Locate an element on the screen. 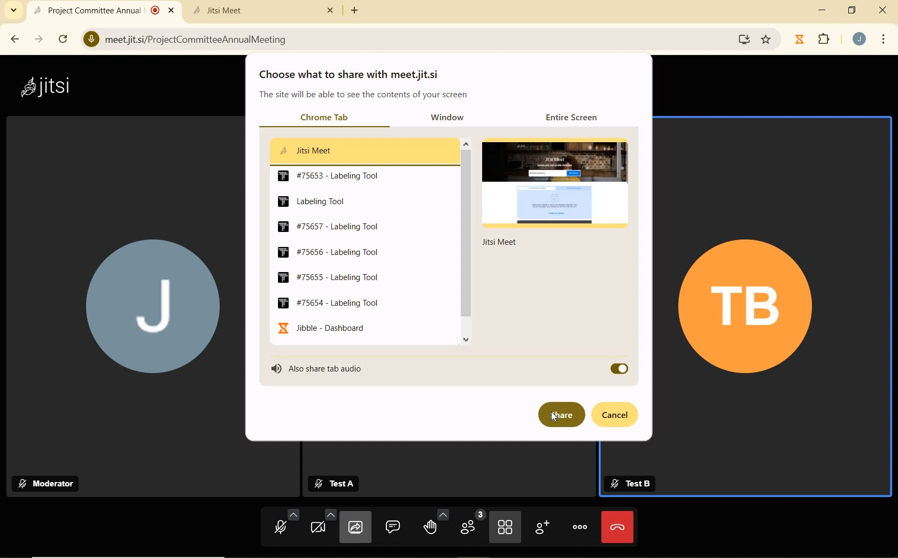 Image resolution: width=898 pixels, height=558 pixels. | #75656 - Labeling Tool is located at coordinates (335, 251).